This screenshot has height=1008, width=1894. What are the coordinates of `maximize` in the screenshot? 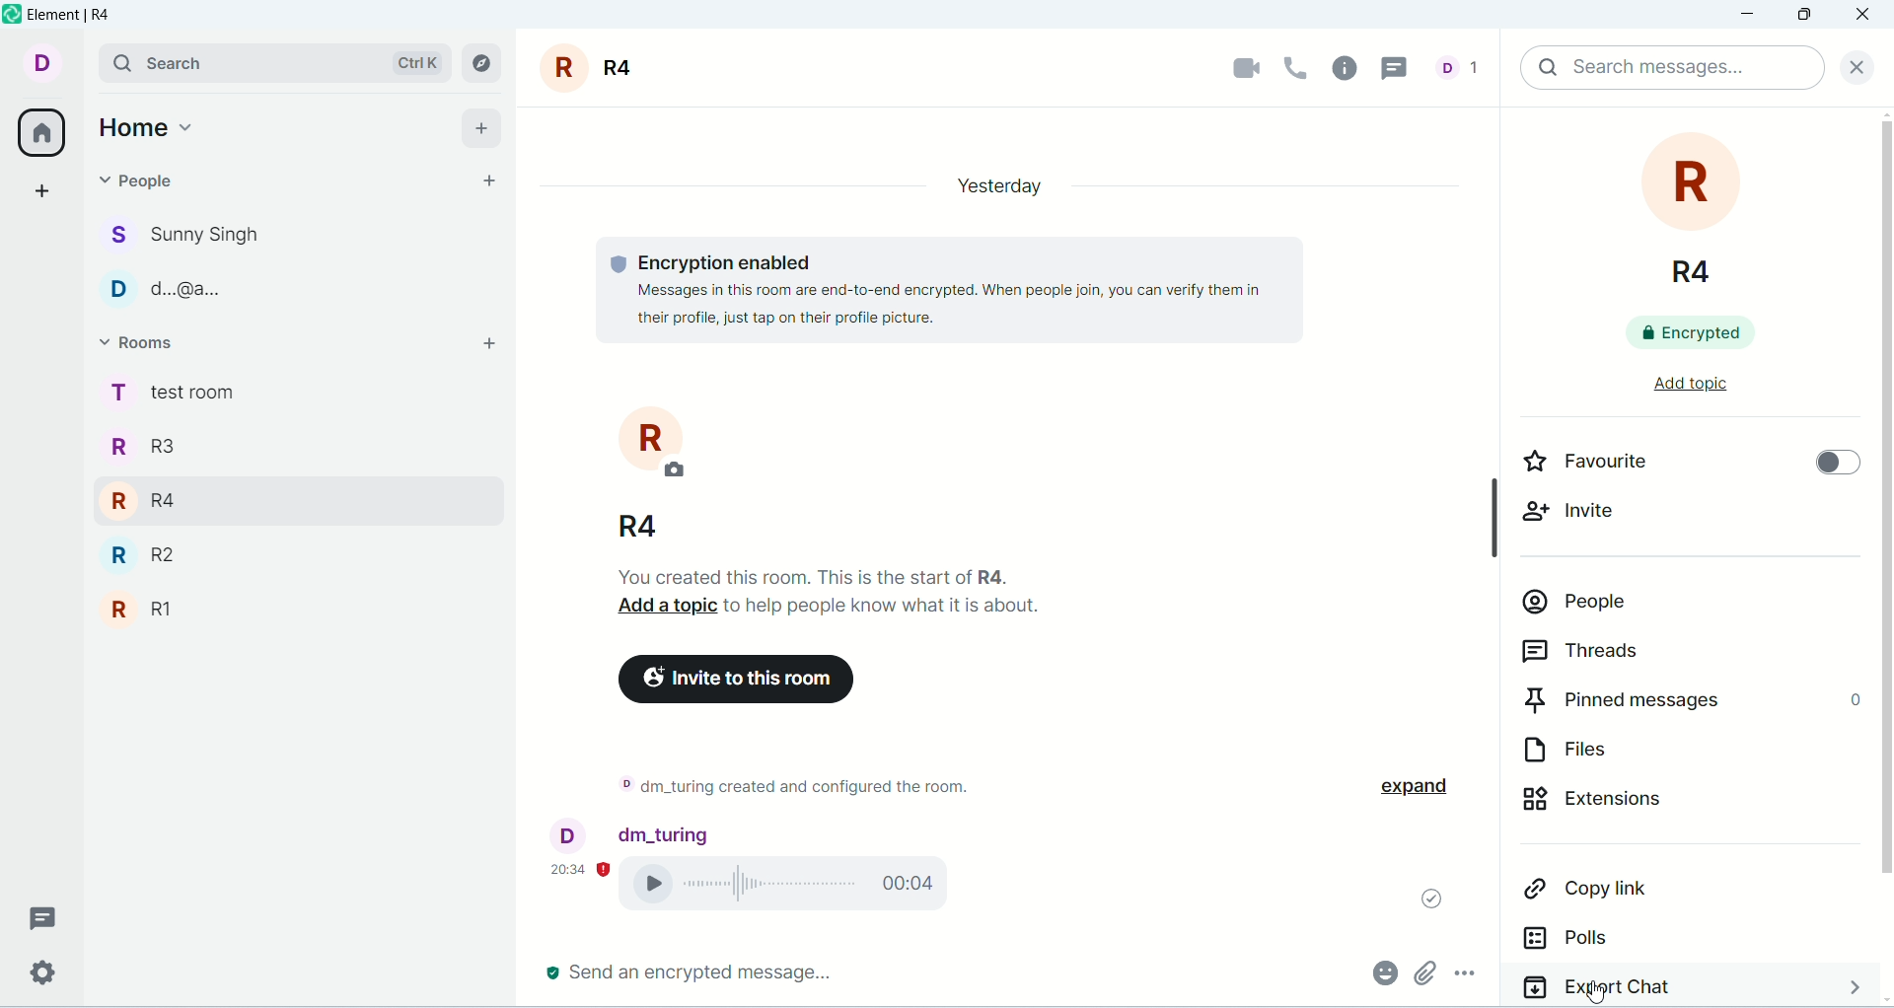 It's located at (1802, 18).